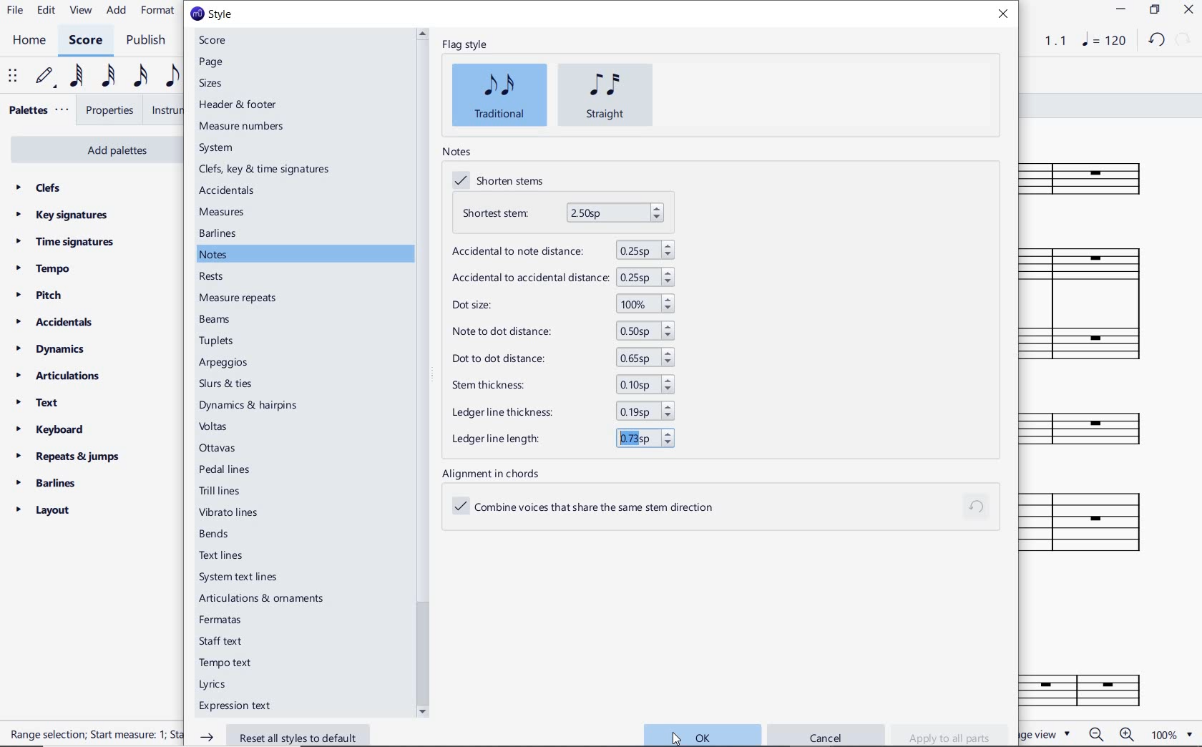 This screenshot has width=1202, height=747. I want to click on traditional, so click(499, 94).